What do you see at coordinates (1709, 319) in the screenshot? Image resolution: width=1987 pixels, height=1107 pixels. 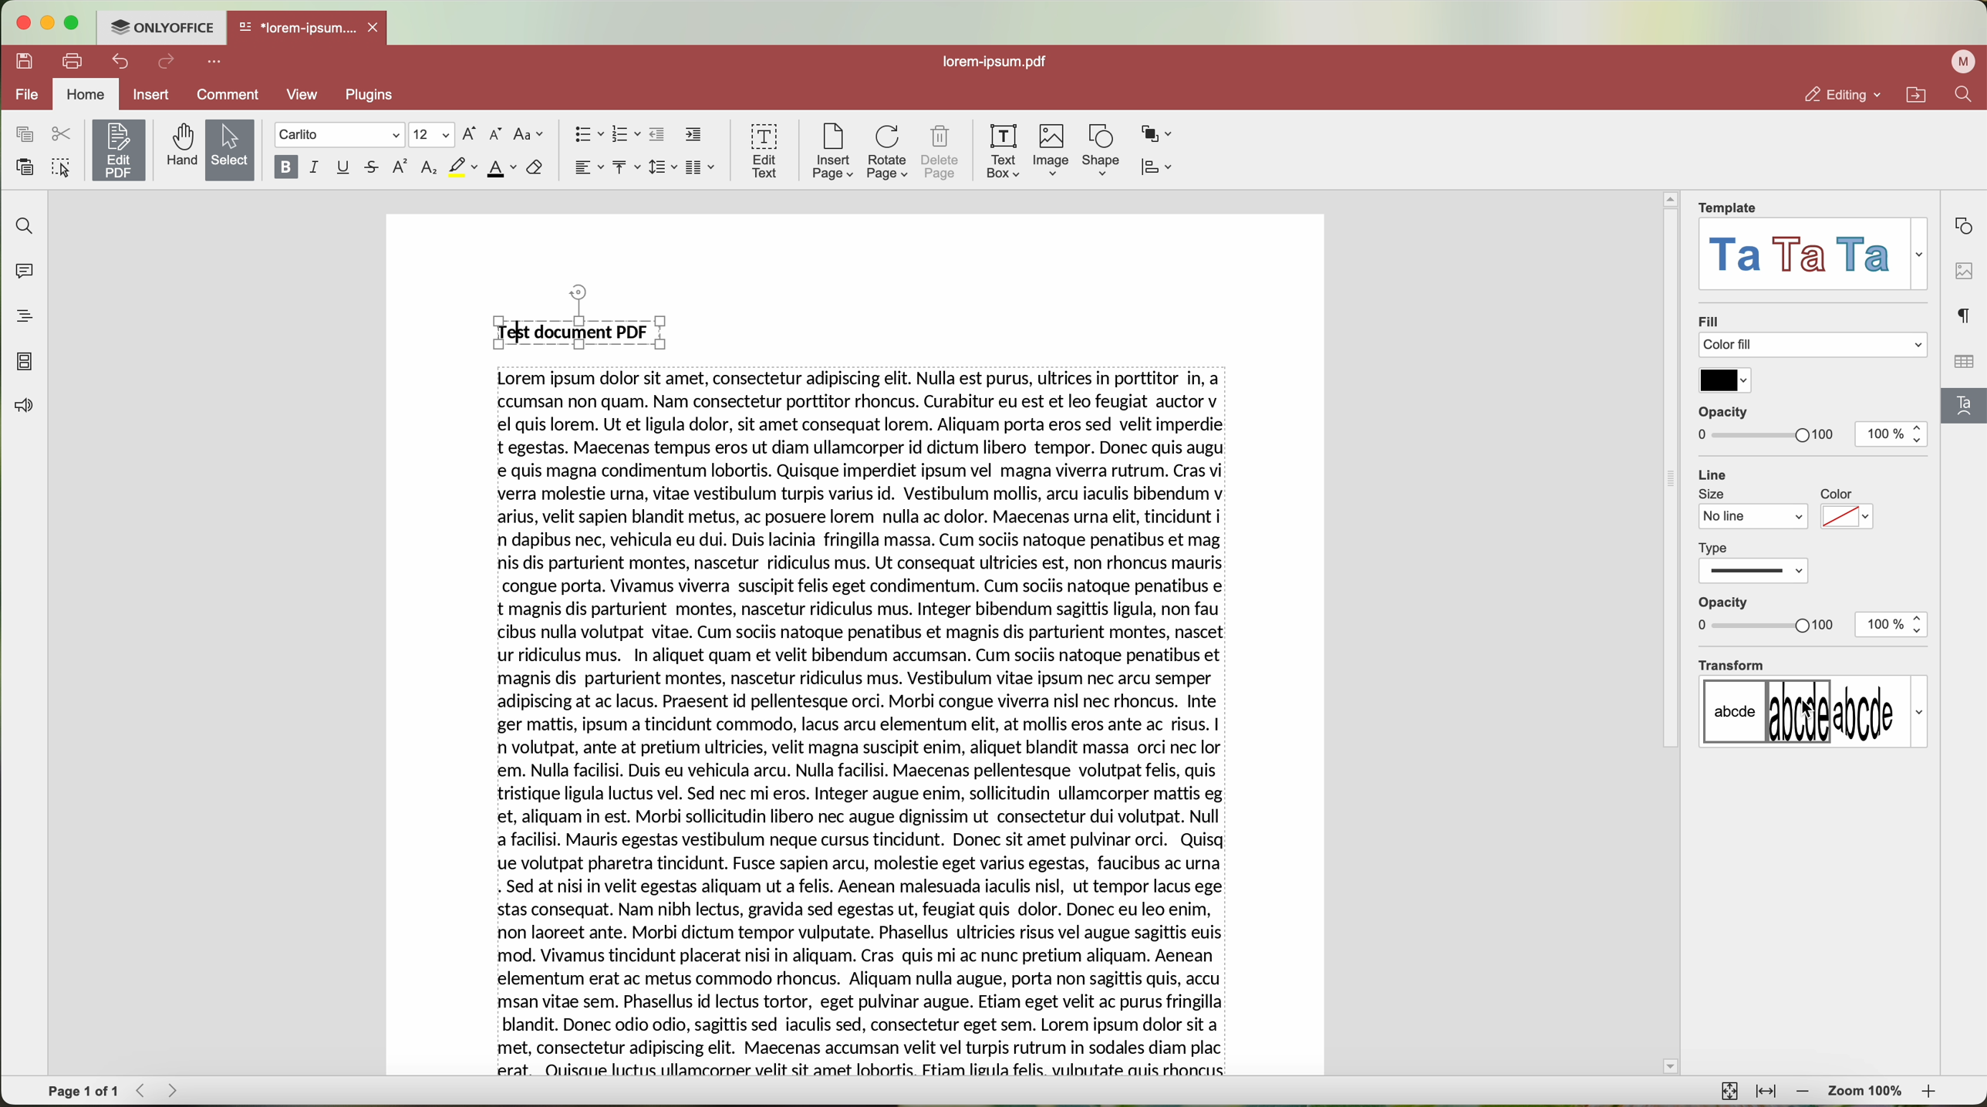 I see `fill` at bounding box center [1709, 319].